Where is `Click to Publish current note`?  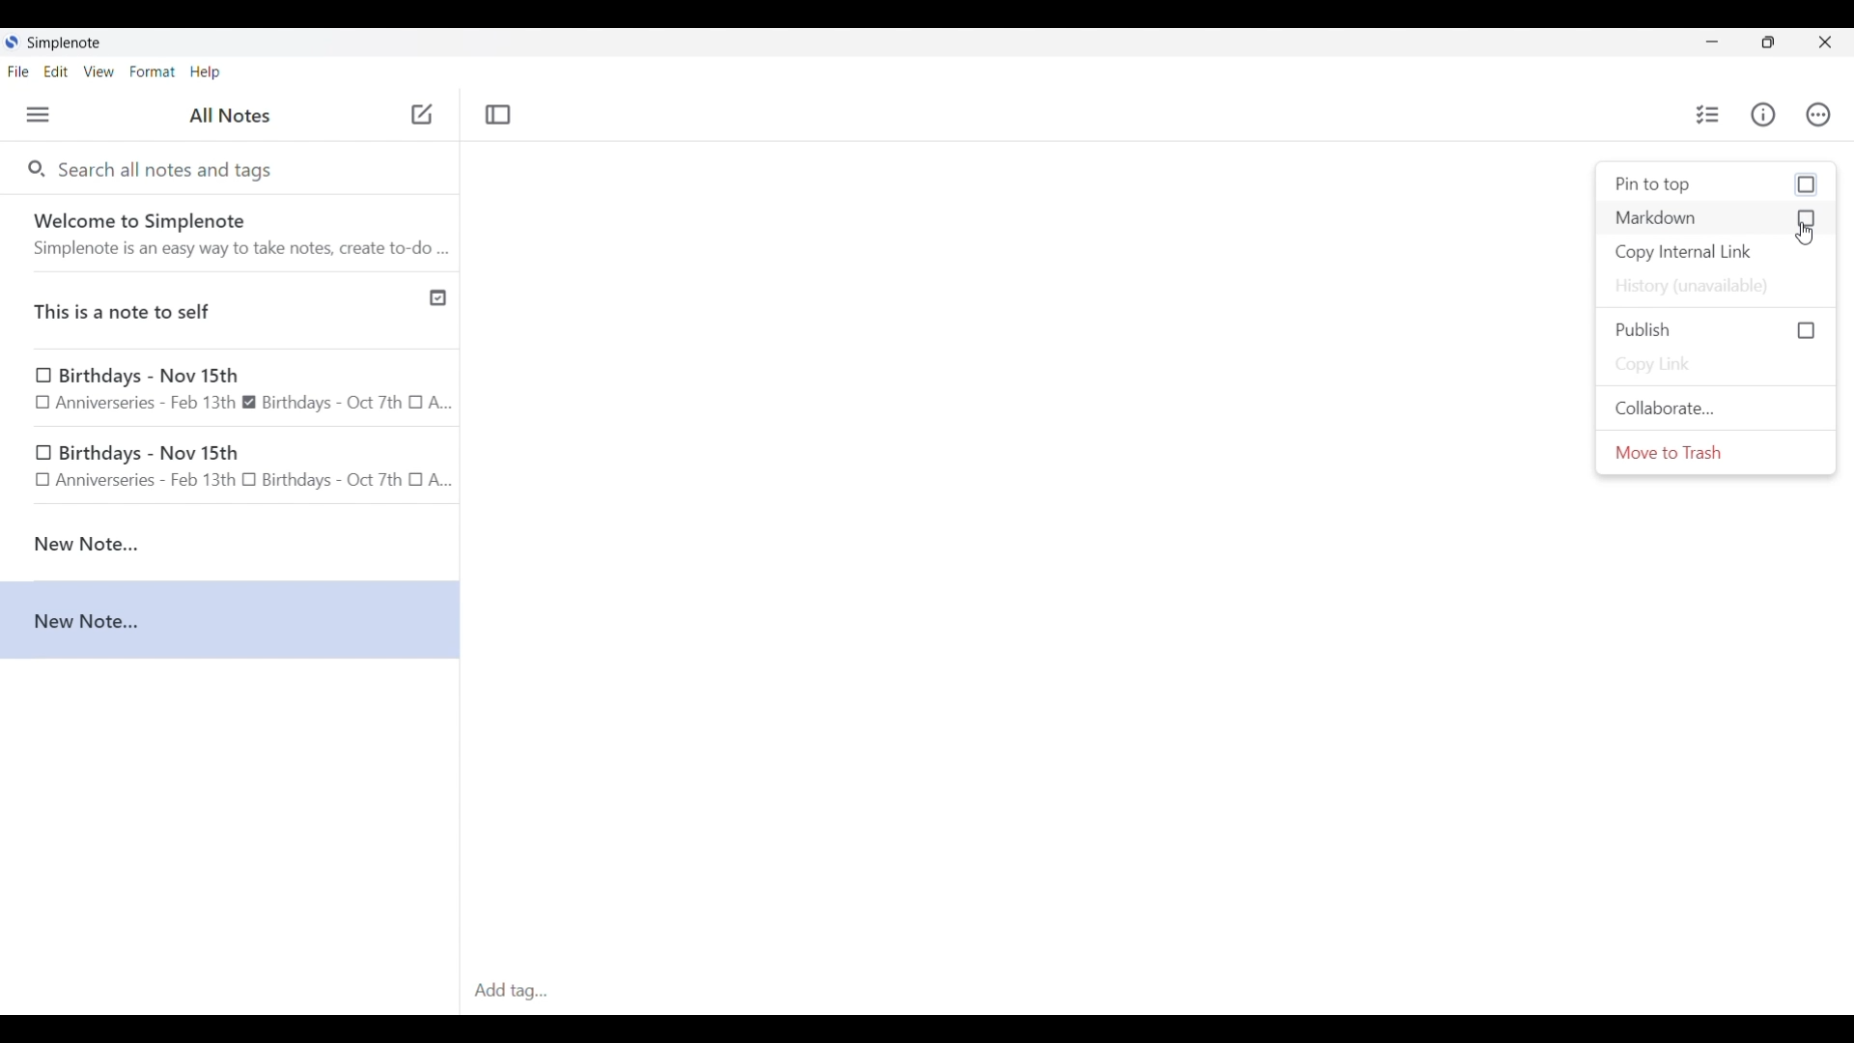 Click to Publish current note is located at coordinates (1717, 329).